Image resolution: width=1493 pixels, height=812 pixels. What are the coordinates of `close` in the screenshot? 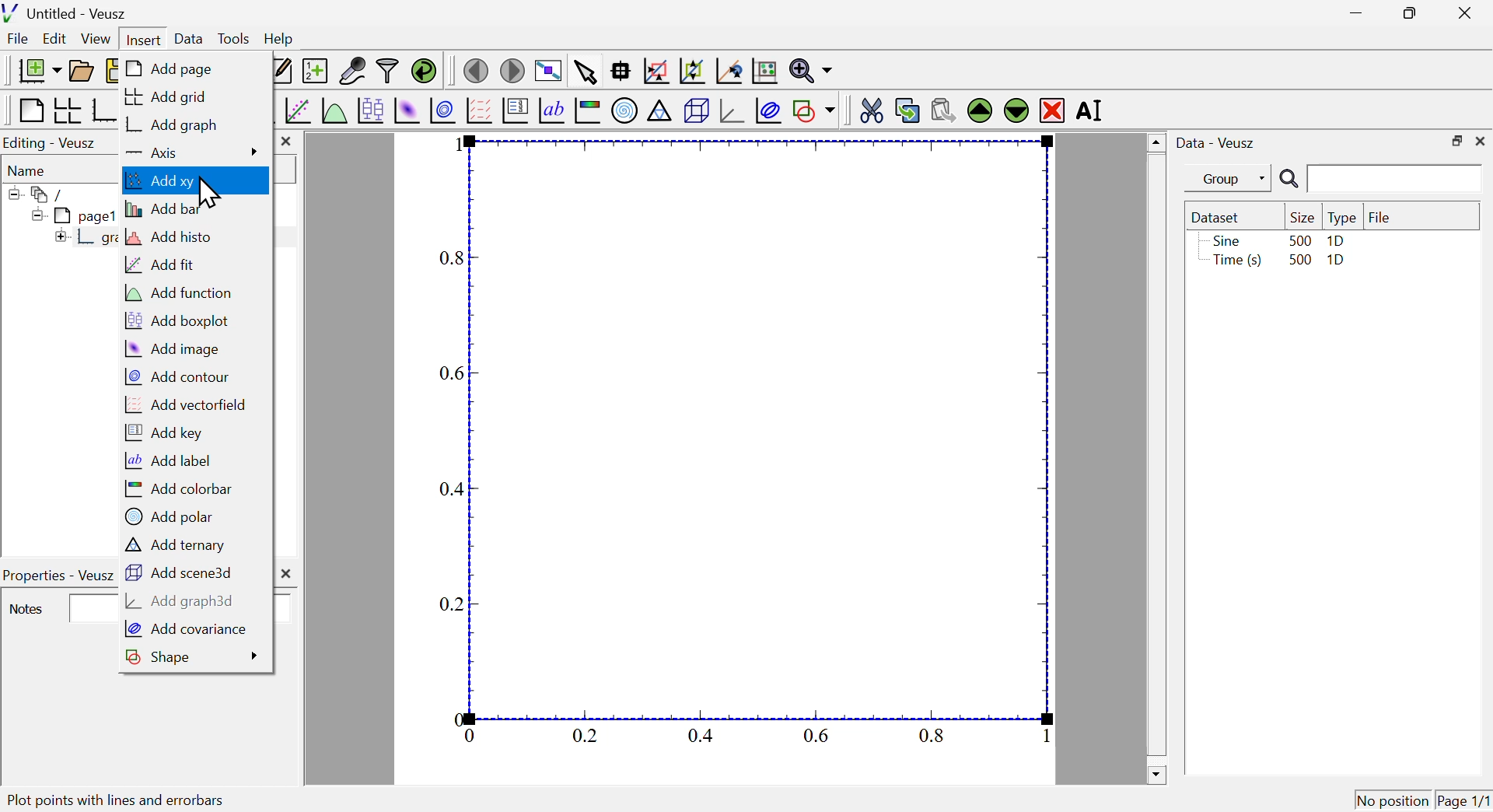 It's located at (1468, 12).